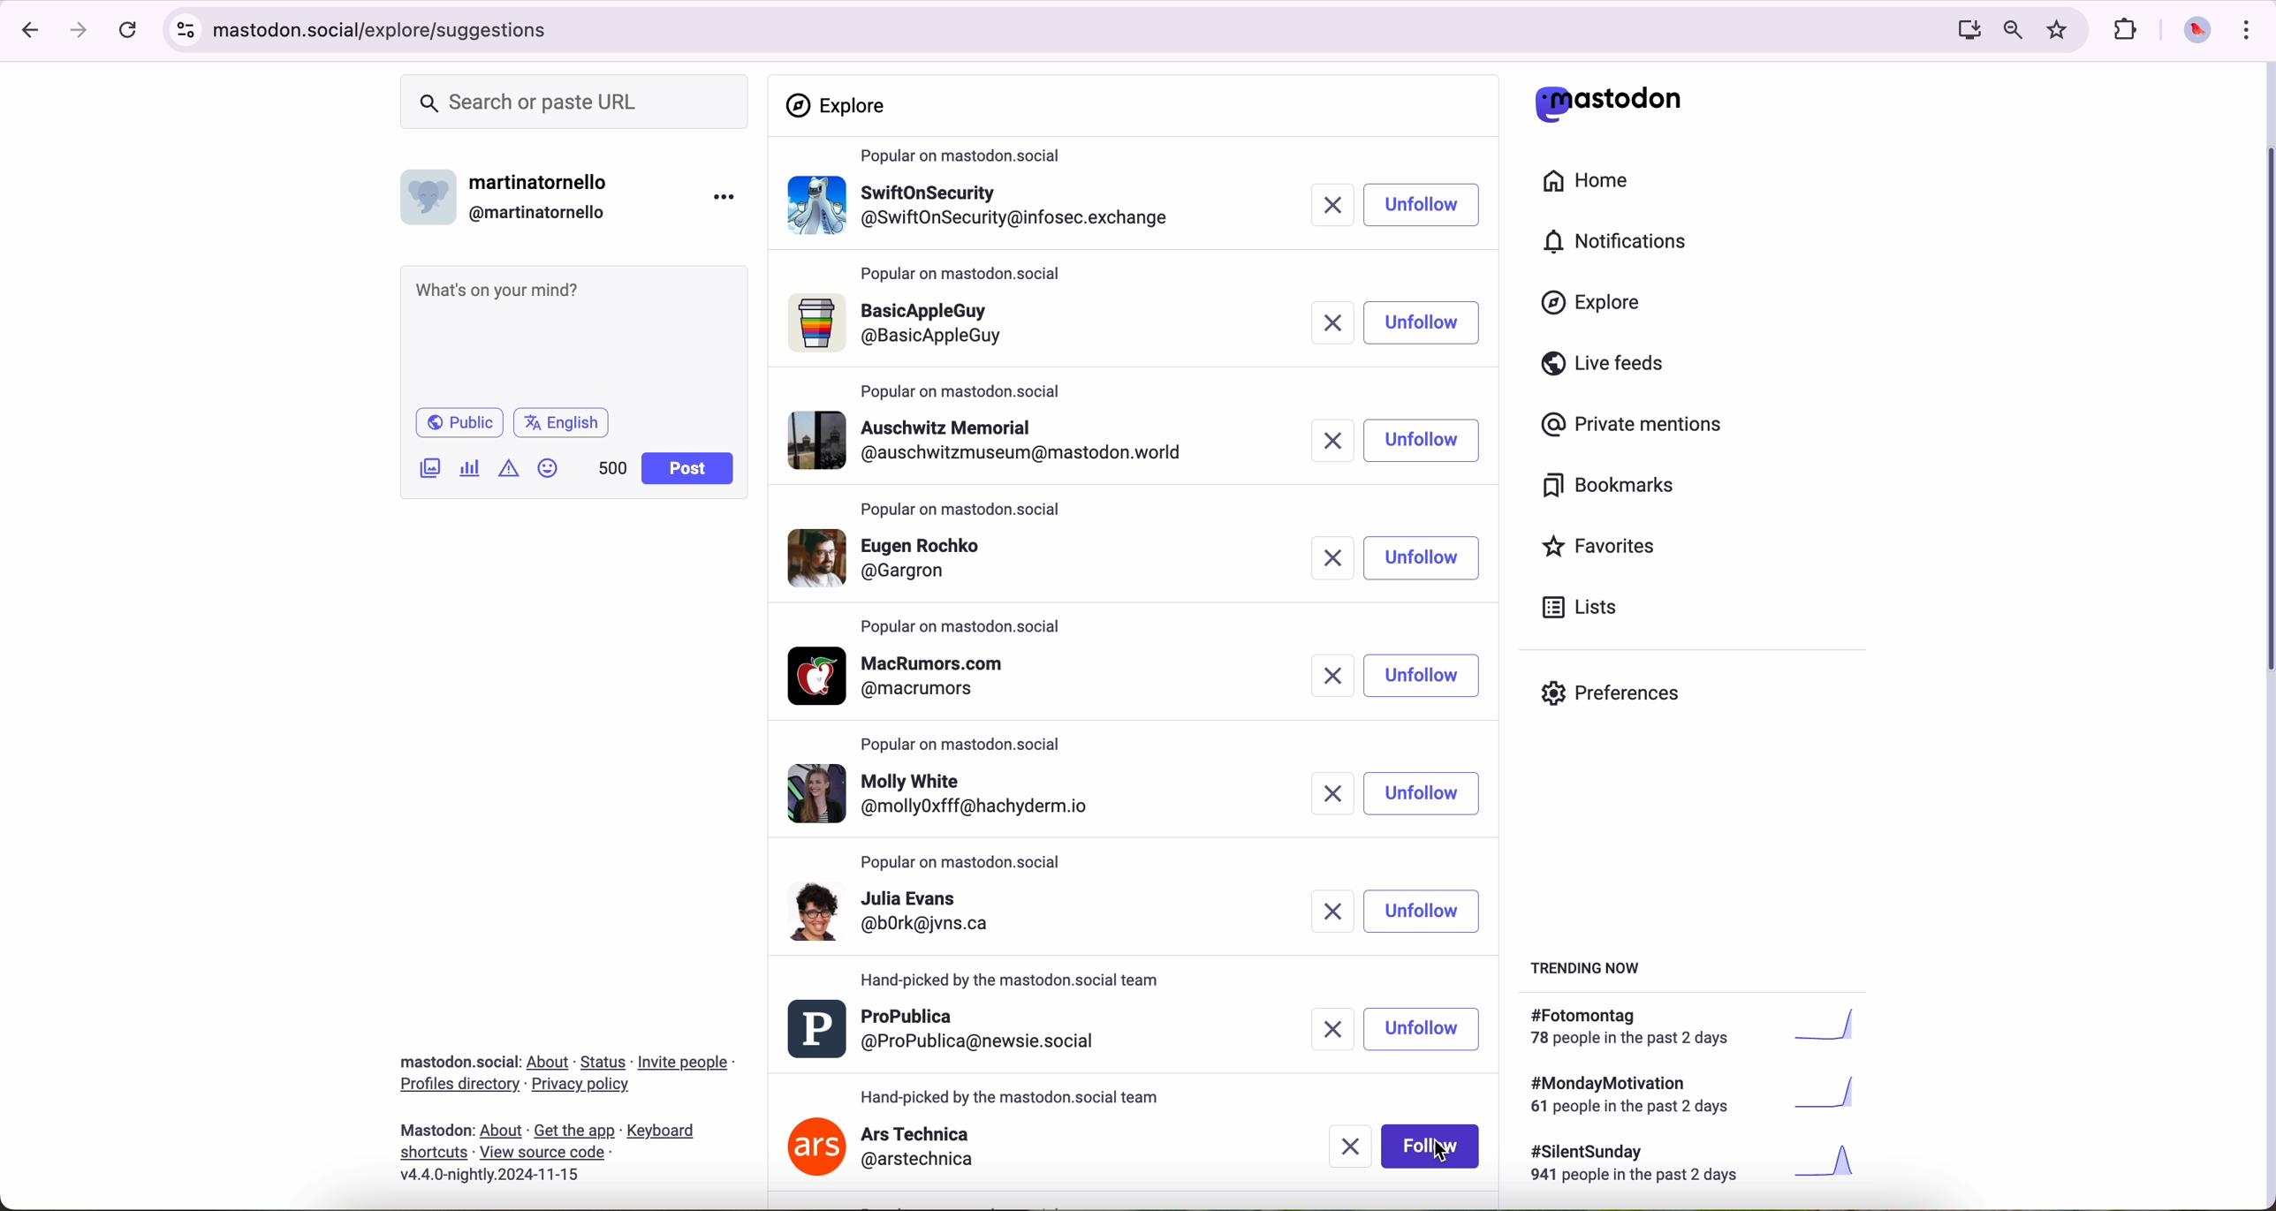 The image size is (2276, 1211). Describe the element at coordinates (611, 467) in the screenshot. I see `500 characters` at that location.